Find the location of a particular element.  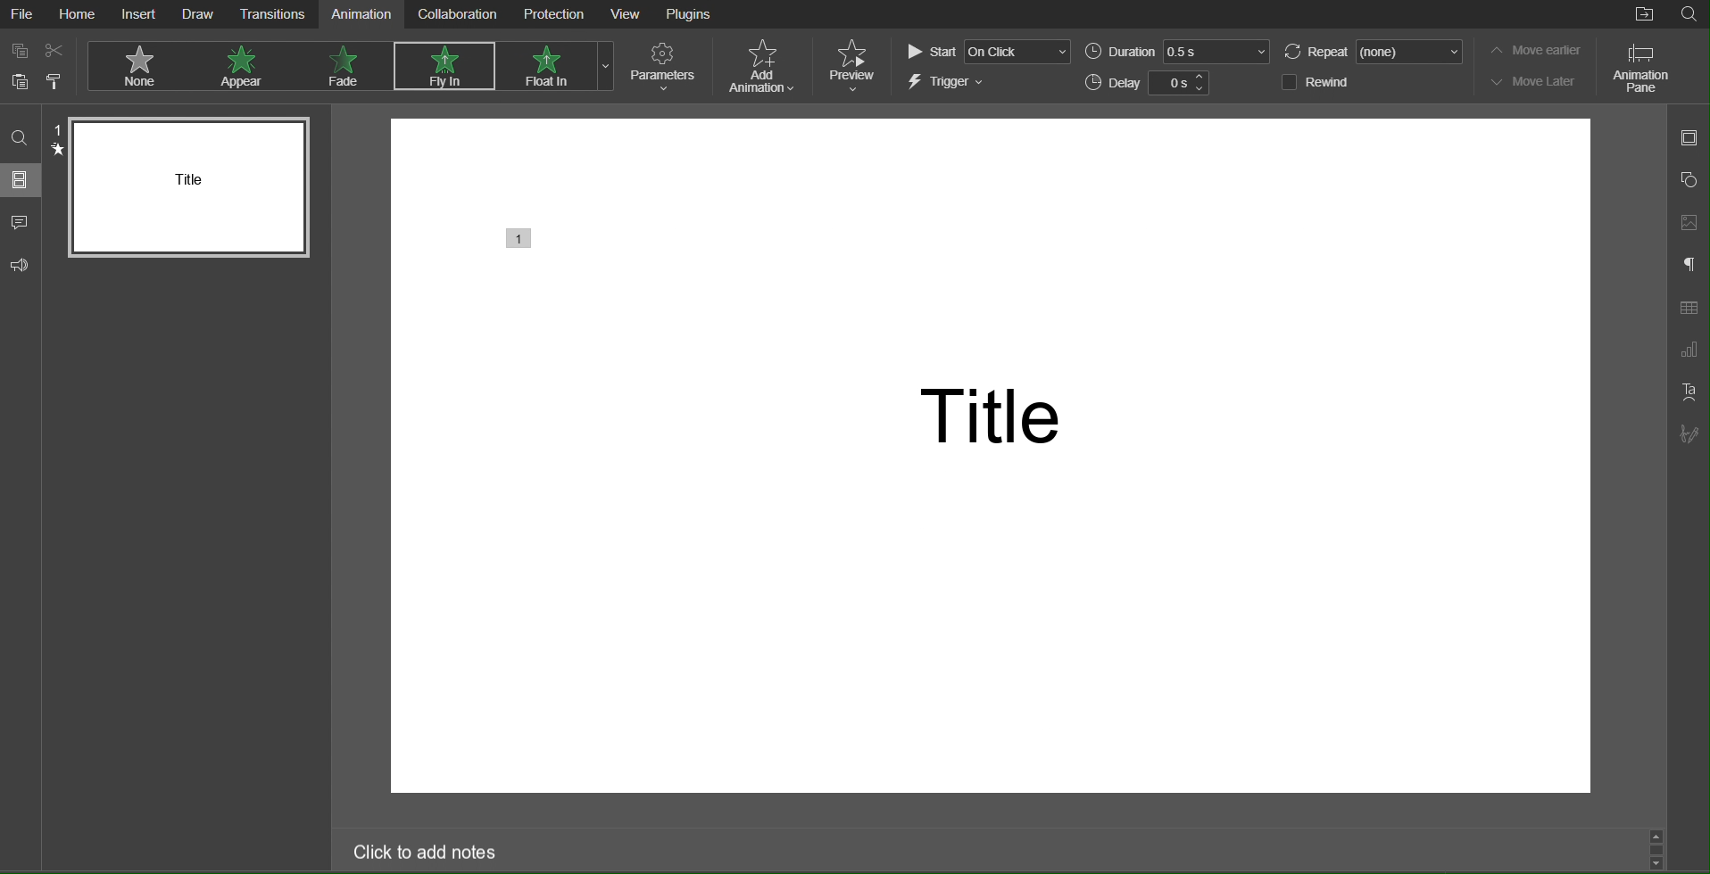

Search is located at coordinates (1689, 16).